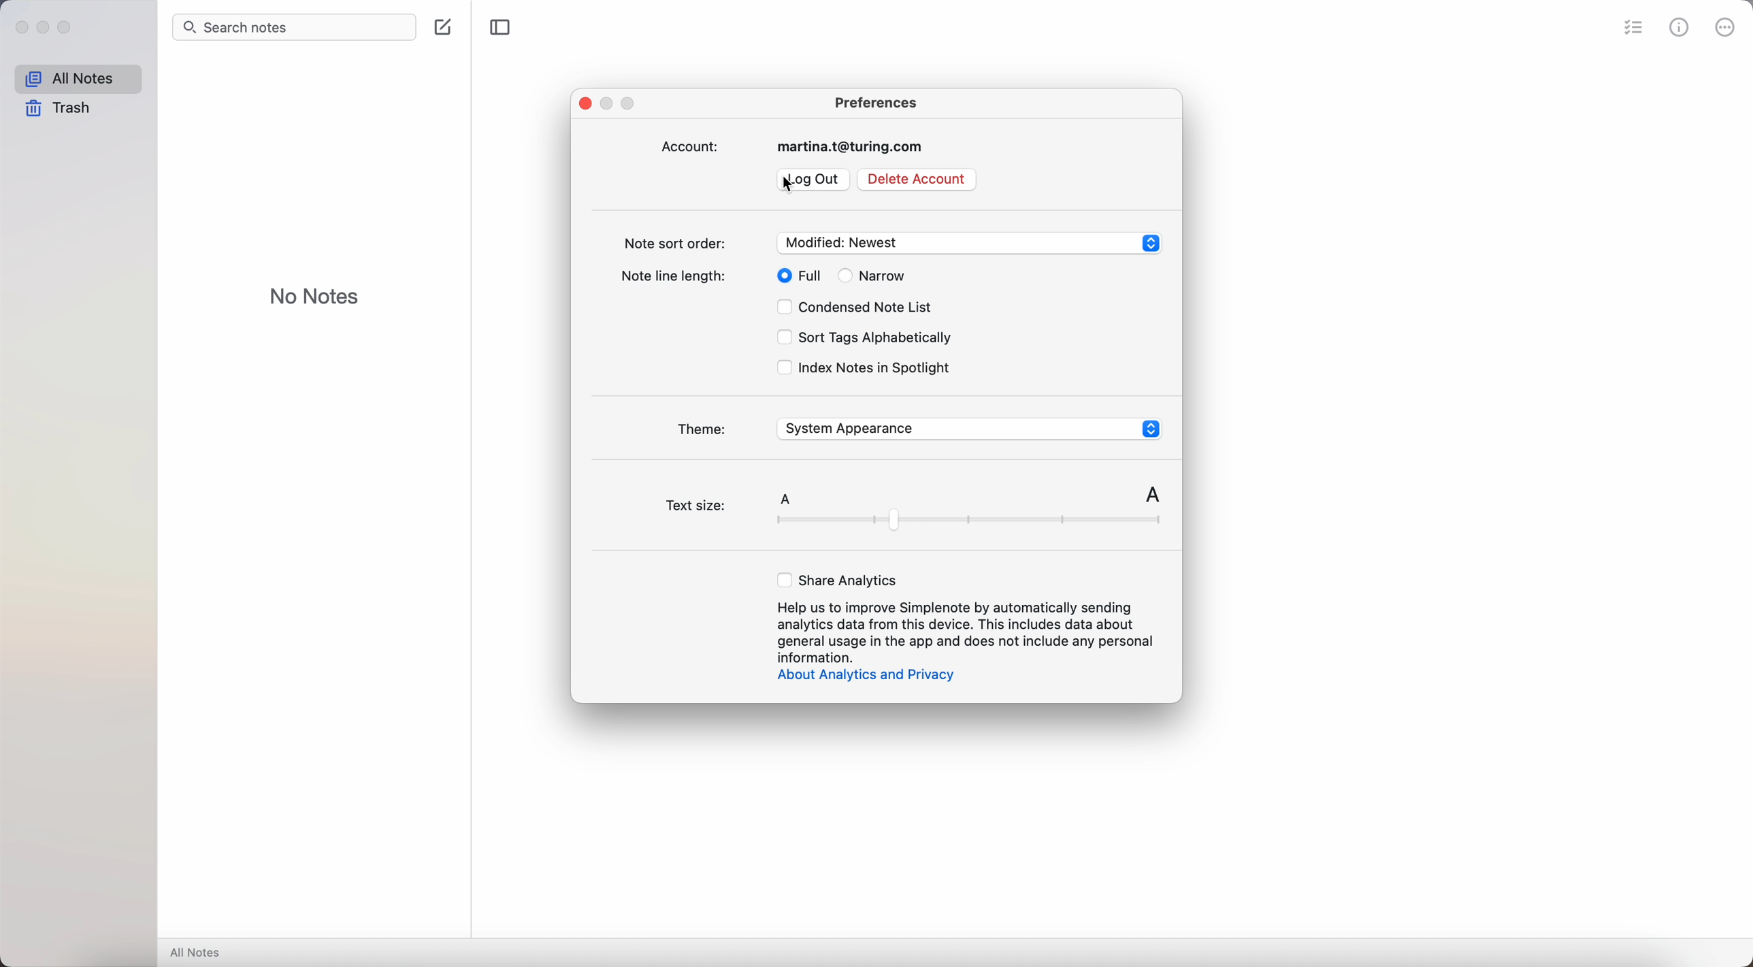  Describe the element at coordinates (968, 240) in the screenshot. I see `Modified: Newest` at that location.